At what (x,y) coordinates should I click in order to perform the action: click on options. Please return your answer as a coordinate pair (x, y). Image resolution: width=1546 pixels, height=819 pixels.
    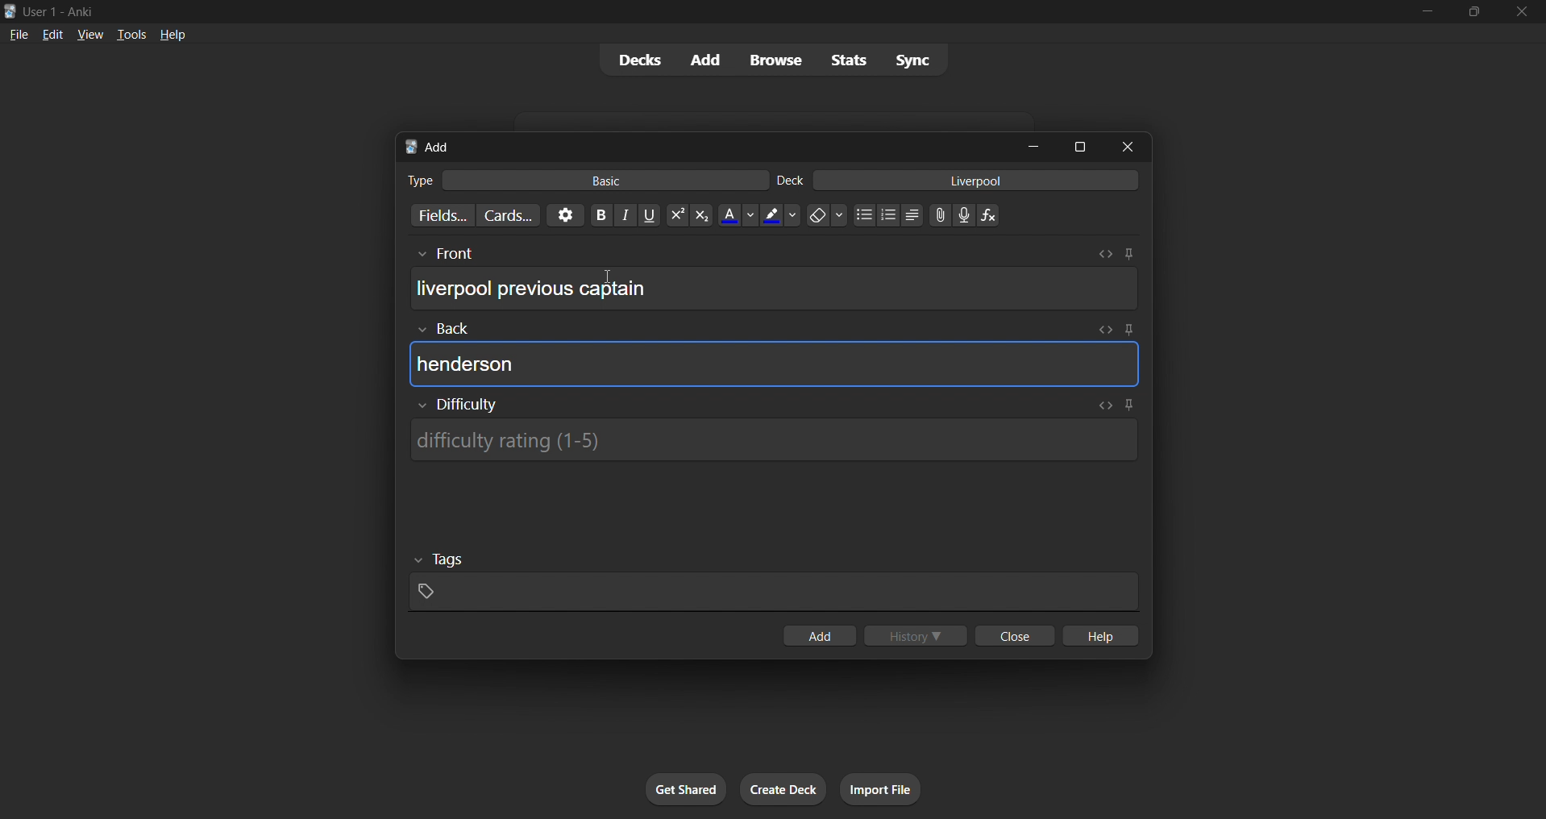
    Looking at the image, I should click on (563, 214).